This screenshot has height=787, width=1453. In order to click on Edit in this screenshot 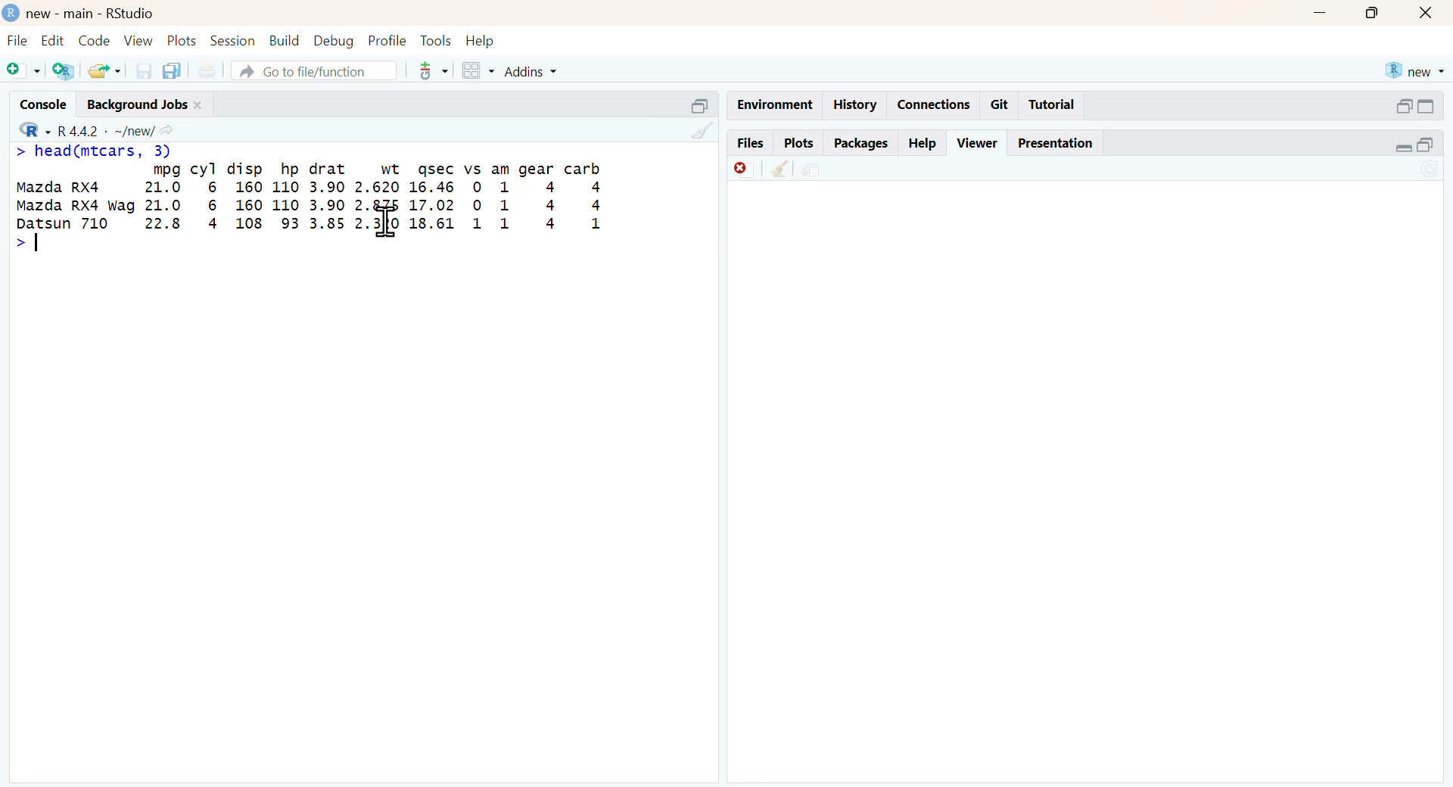, I will do `click(51, 39)`.